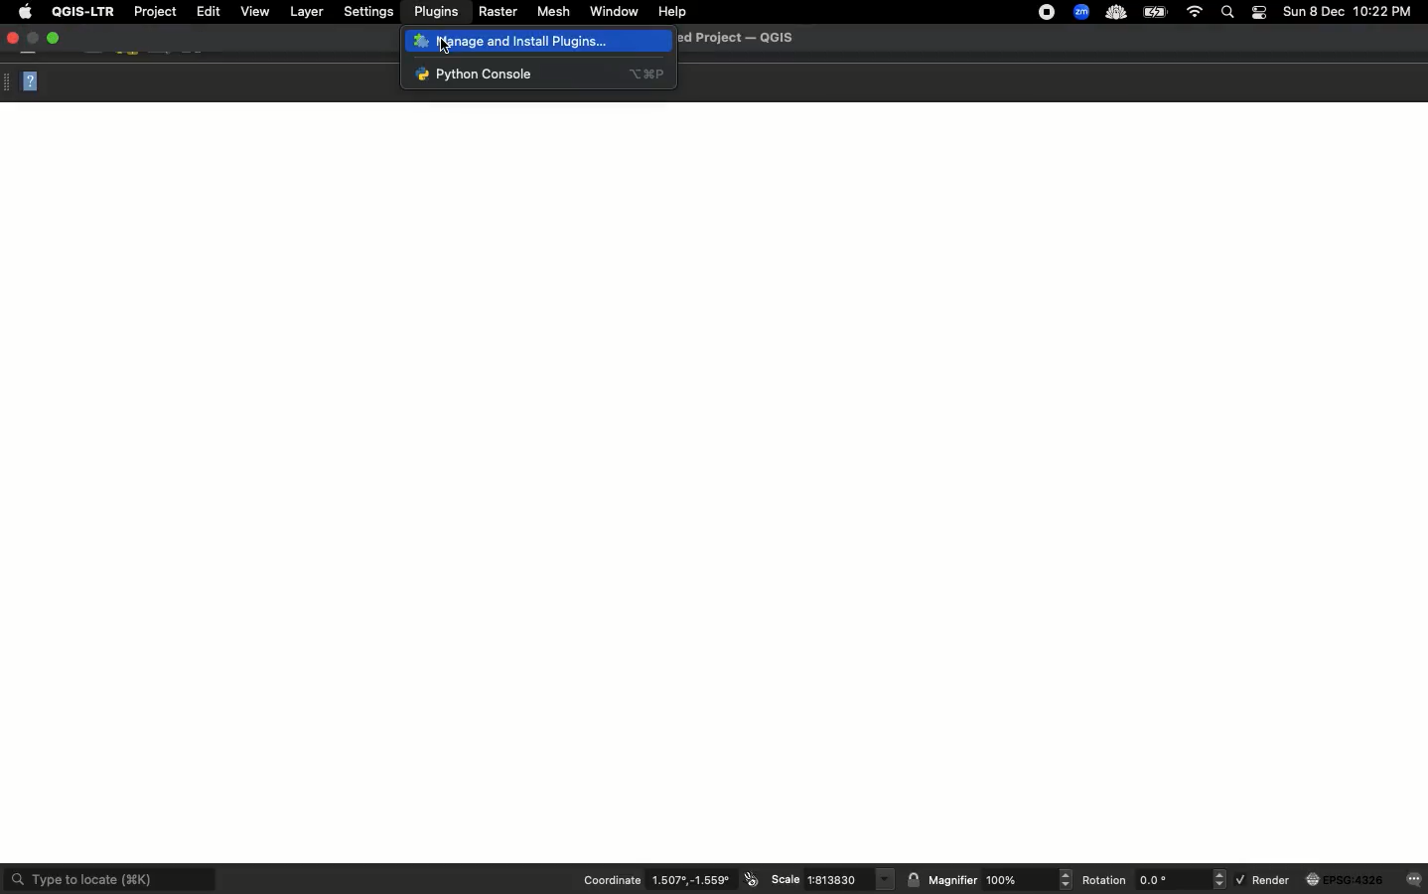 This screenshot has width=1428, height=894. Describe the element at coordinates (516, 42) in the screenshot. I see `Manage and install plugins` at that location.